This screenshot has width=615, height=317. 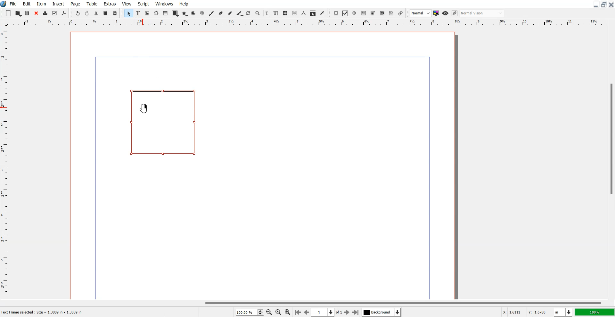 What do you see at coordinates (54, 13) in the screenshot?
I see `Preflight verifier` at bounding box center [54, 13].